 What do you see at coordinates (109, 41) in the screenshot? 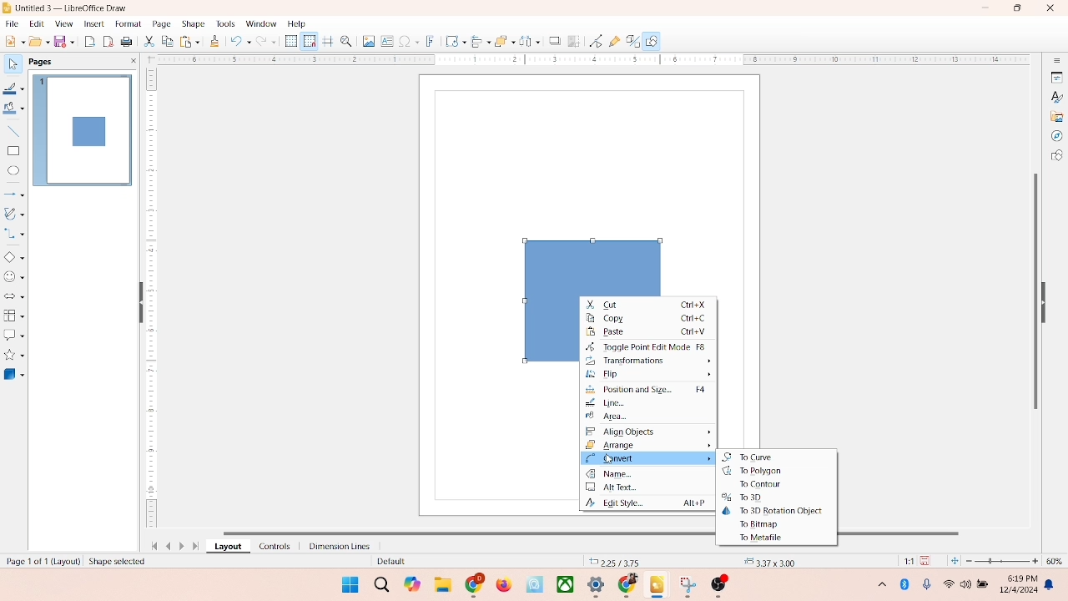
I see `export directly as PDF` at bounding box center [109, 41].